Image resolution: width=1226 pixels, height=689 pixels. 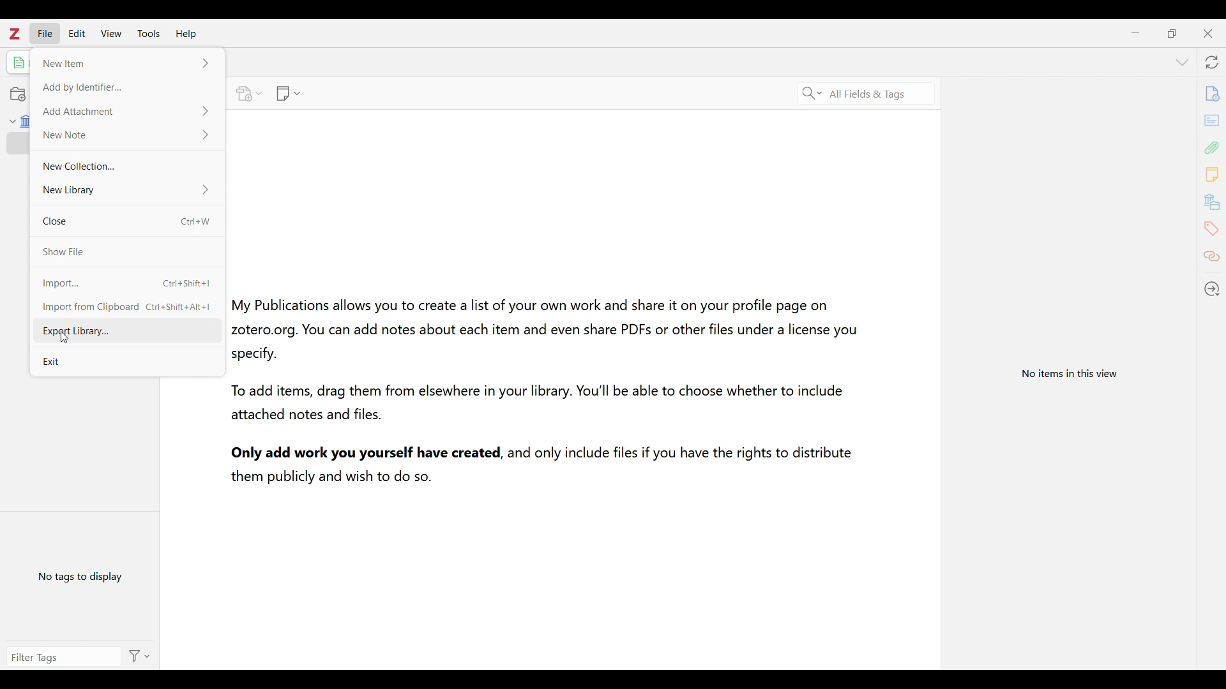 What do you see at coordinates (810, 94) in the screenshot?
I see `Specific search criteria options` at bounding box center [810, 94].